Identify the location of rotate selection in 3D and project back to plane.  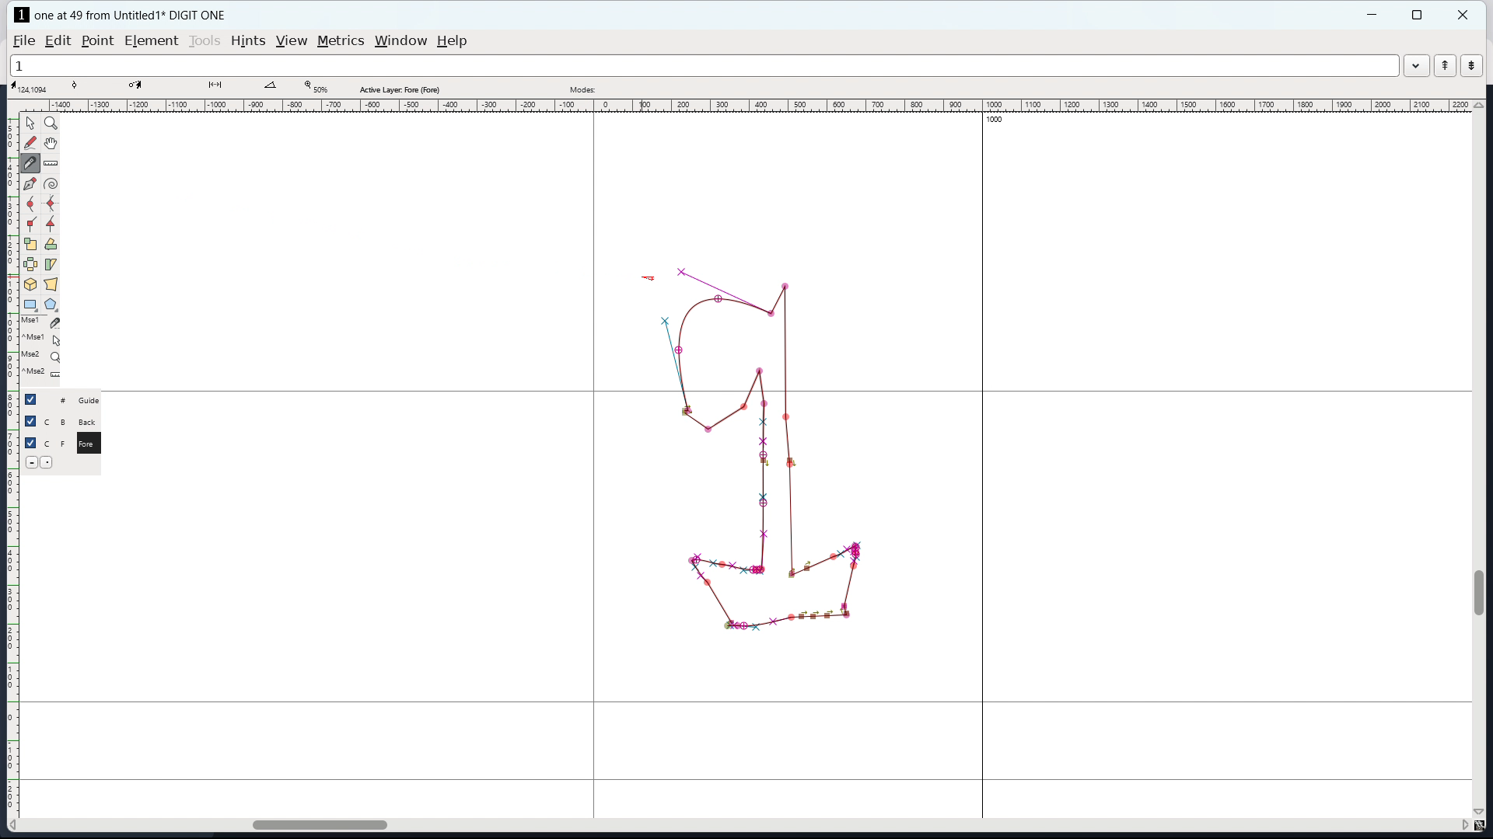
(30, 284).